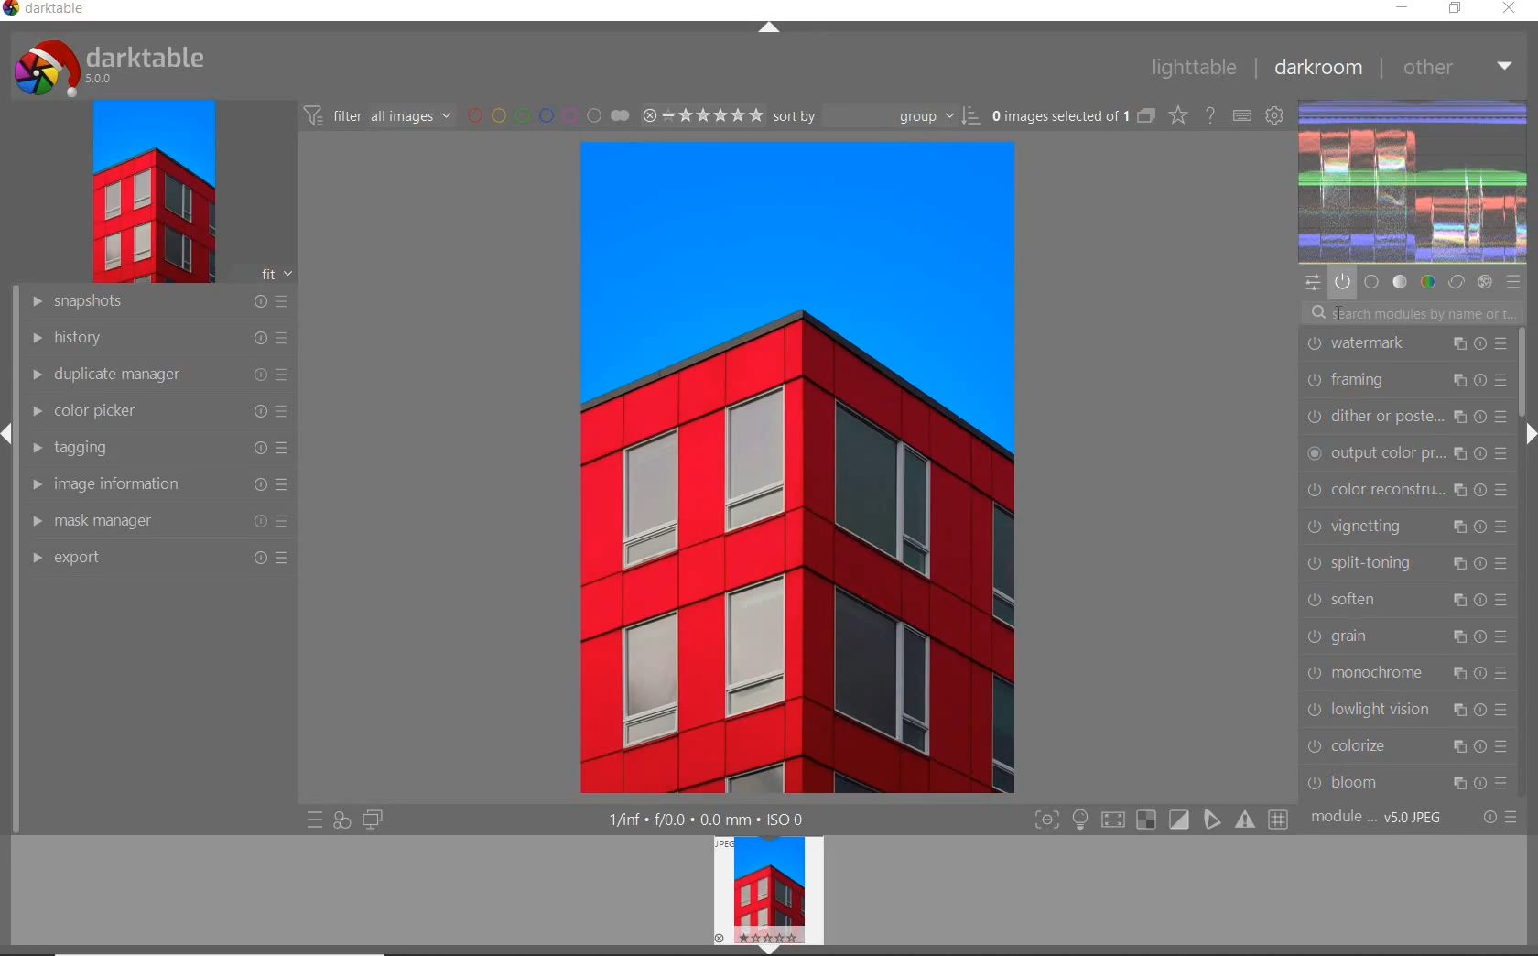 This screenshot has height=956, width=1538. What do you see at coordinates (1211, 114) in the screenshot?
I see `enable for online help` at bounding box center [1211, 114].